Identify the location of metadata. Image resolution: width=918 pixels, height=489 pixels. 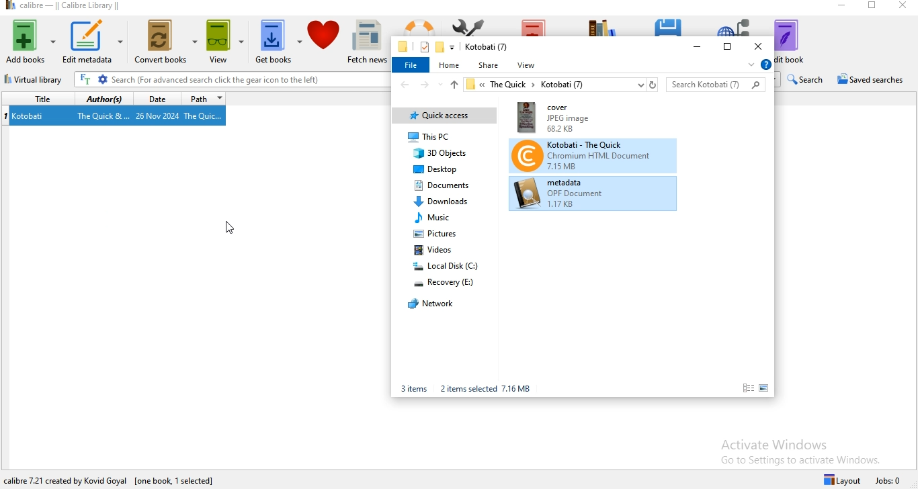
(593, 194).